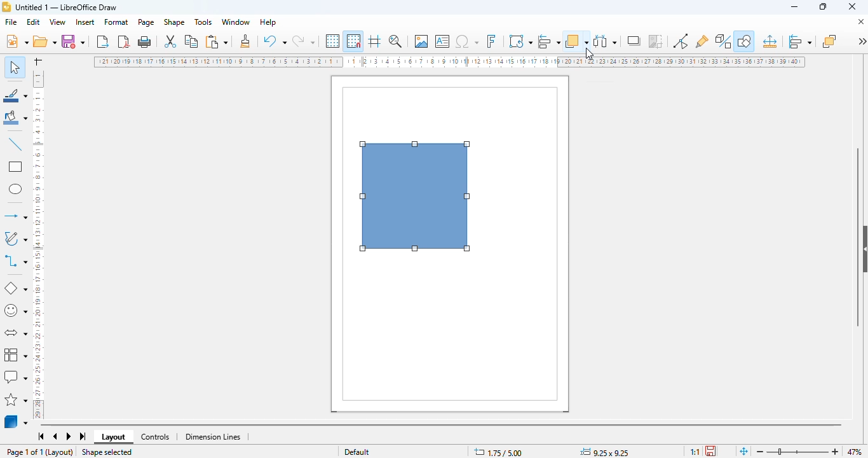 The height and width of the screenshot is (458, 868). What do you see at coordinates (710, 450) in the screenshot?
I see `click to save the document` at bounding box center [710, 450].